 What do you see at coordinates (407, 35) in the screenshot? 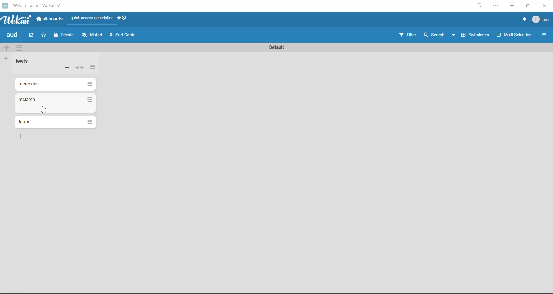
I see `filter` at bounding box center [407, 35].